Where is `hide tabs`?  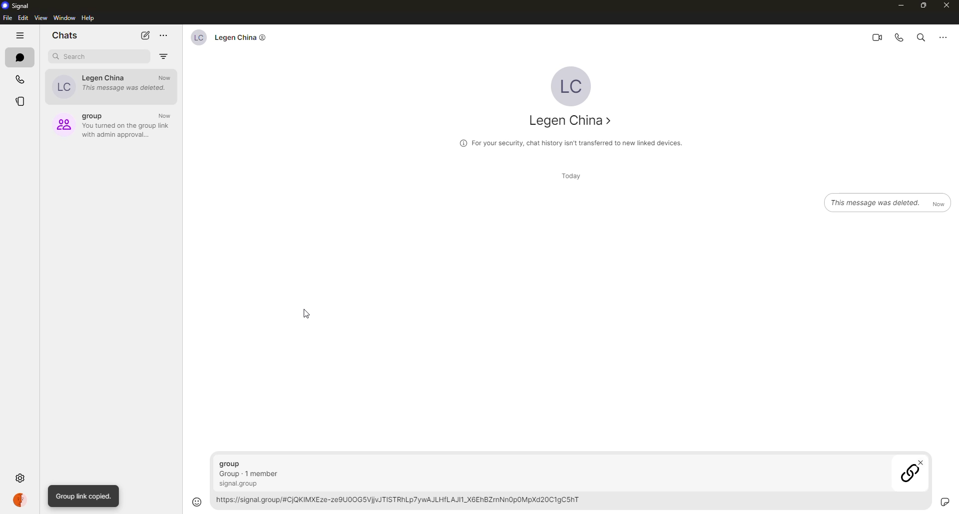 hide tabs is located at coordinates (21, 36).